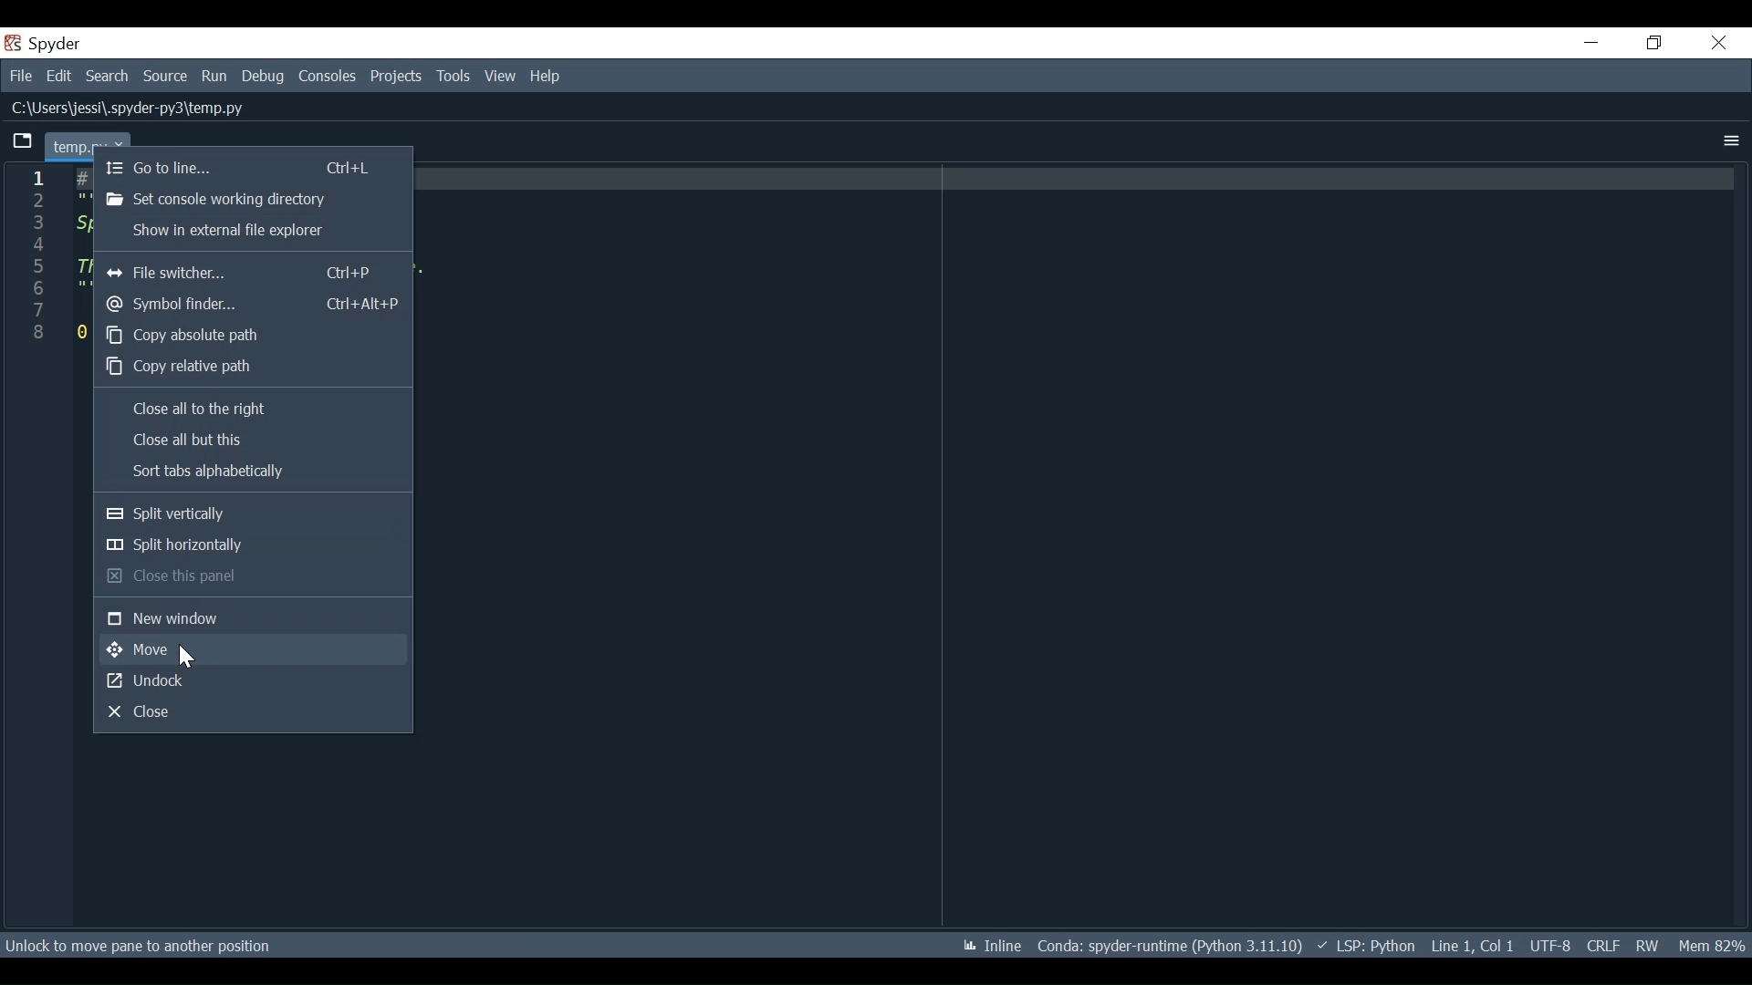 This screenshot has height=985, width=1752. What do you see at coordinates (253, 335) in the screenshot?
I see `Copy absolute path` at bounding box center [253, 335].